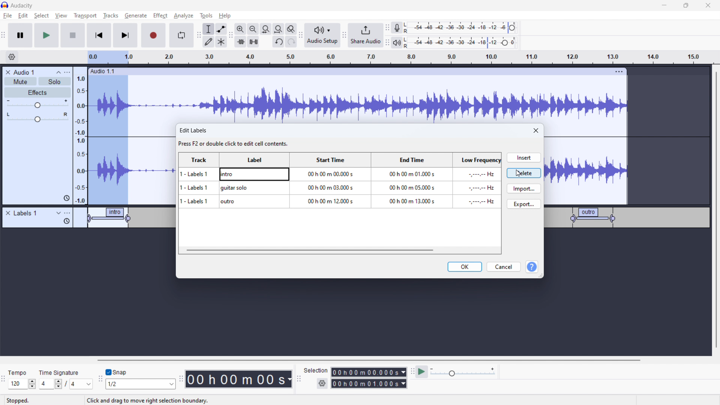  I want to click on timeline settings, so click(12, 57).